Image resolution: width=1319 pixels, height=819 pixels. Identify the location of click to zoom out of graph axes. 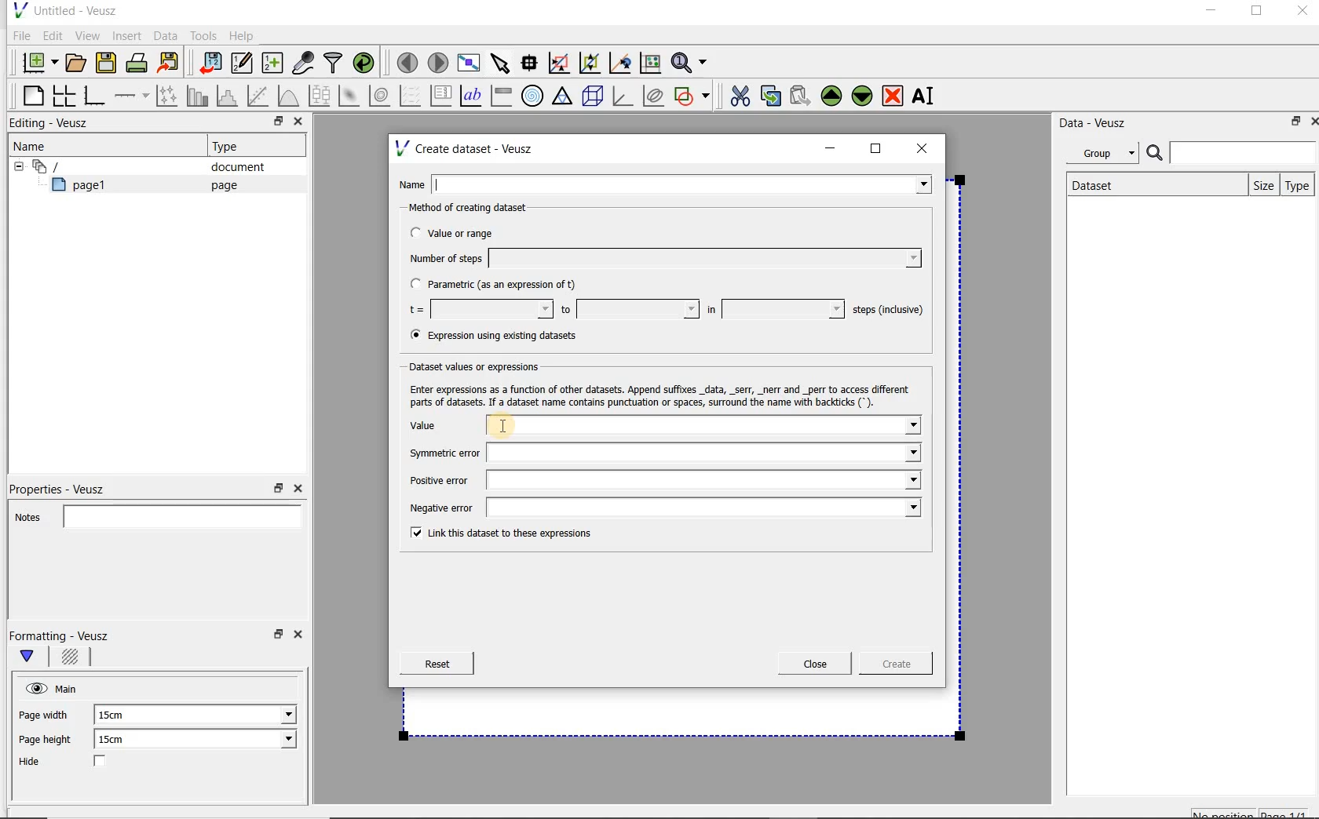
(590, 64).